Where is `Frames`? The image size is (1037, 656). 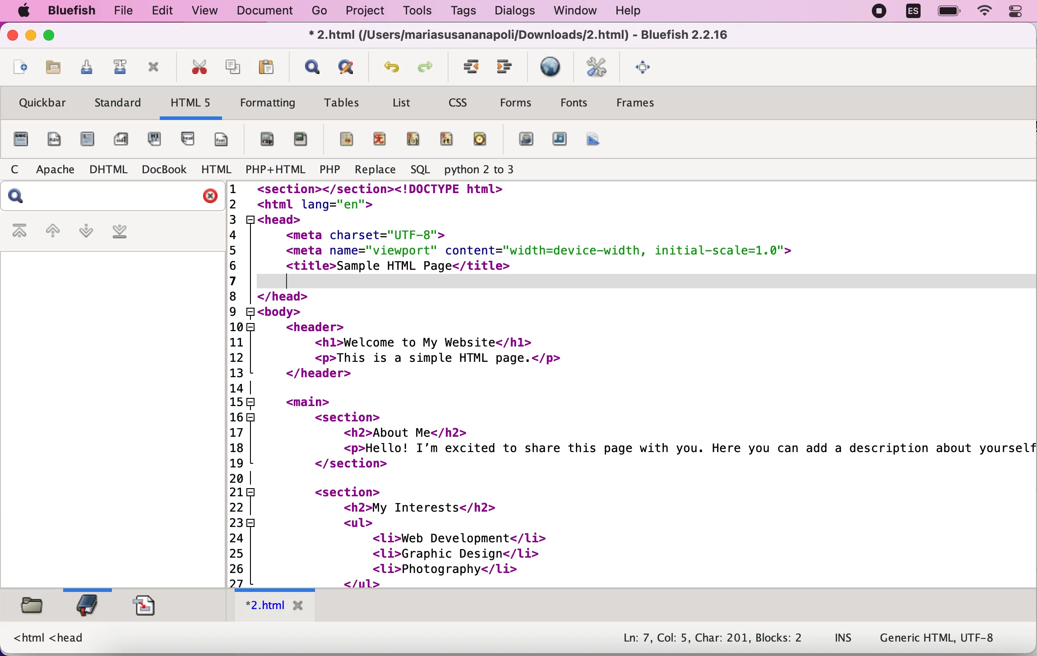 Frames is located at coordinates (636, 107).